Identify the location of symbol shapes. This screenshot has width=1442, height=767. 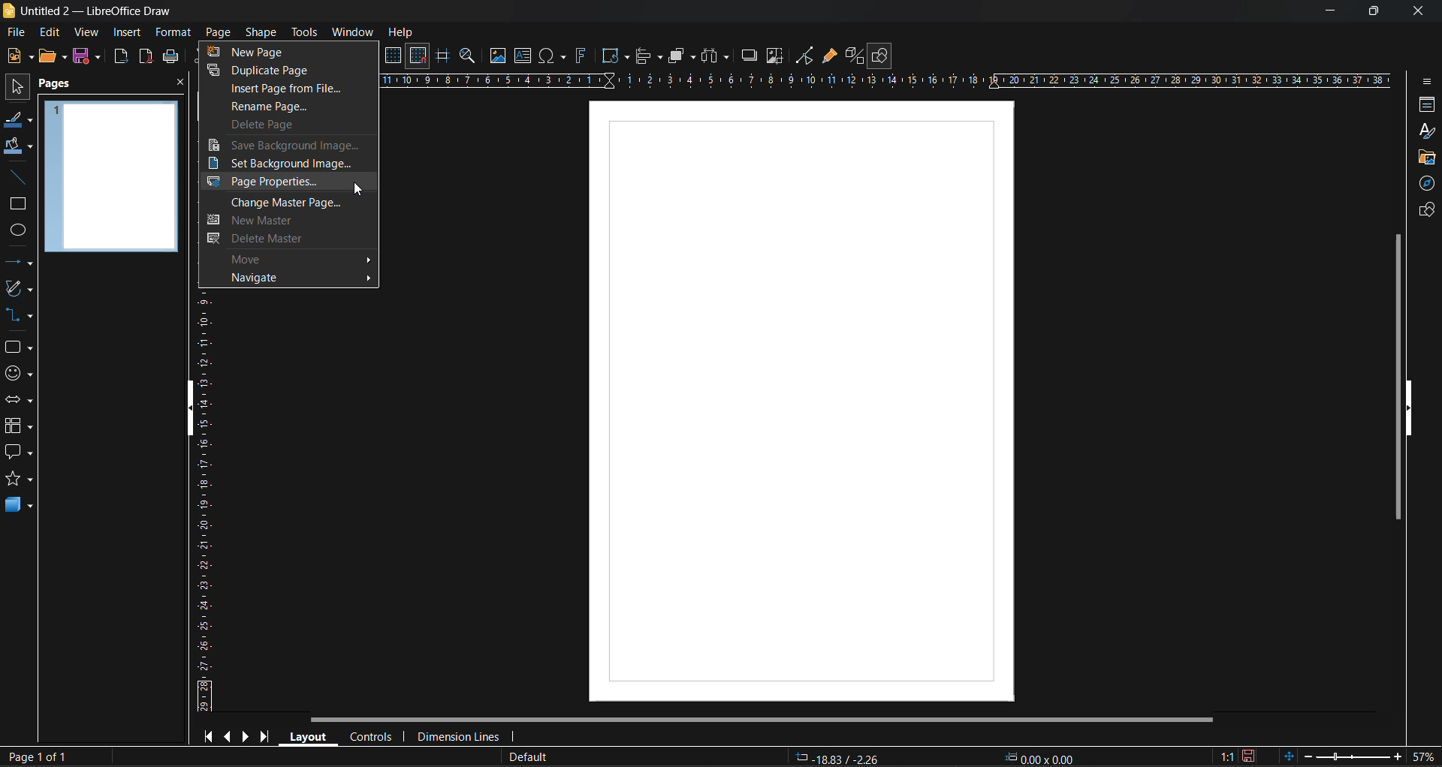
(18, 374).